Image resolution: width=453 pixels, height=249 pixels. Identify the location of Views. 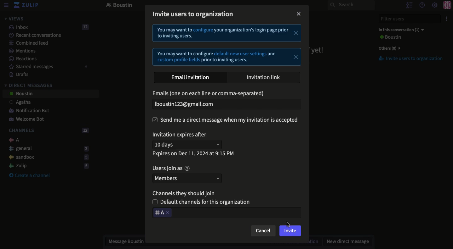
(14, 19).